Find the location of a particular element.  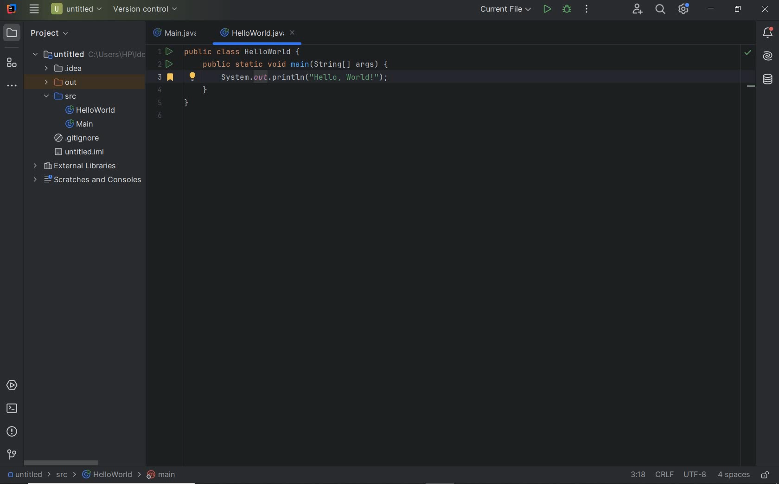

untitled is located at coordinates (77, 9).